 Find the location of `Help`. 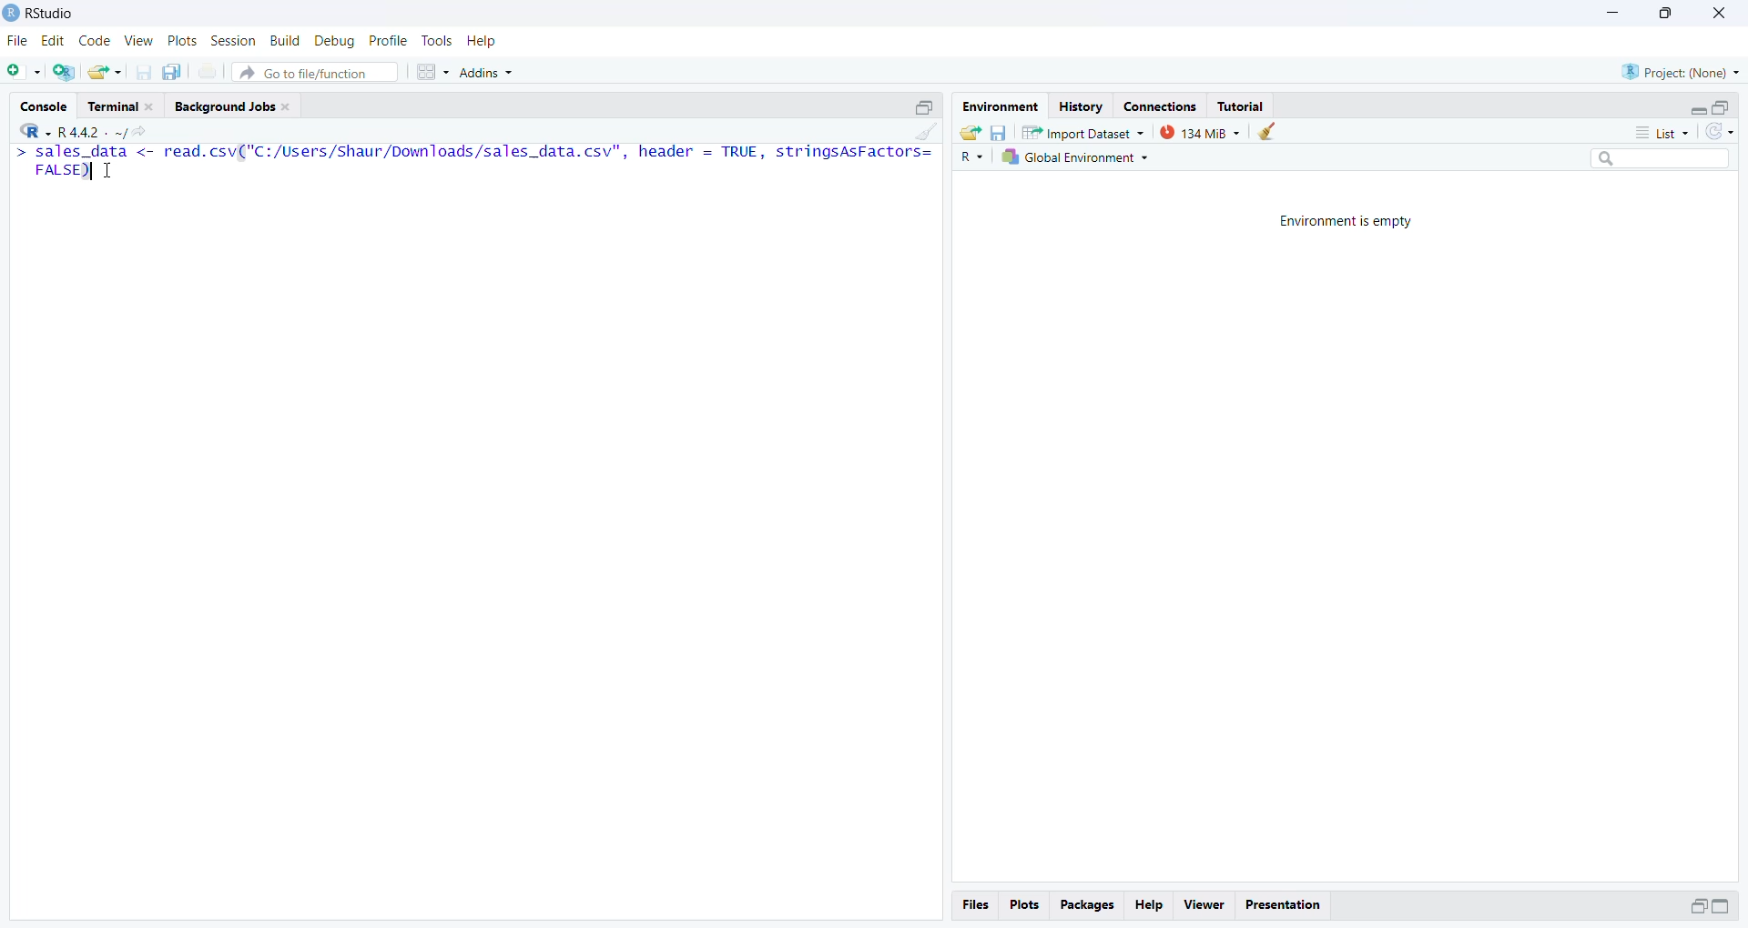

Help is located at coordinates (1148, 906).